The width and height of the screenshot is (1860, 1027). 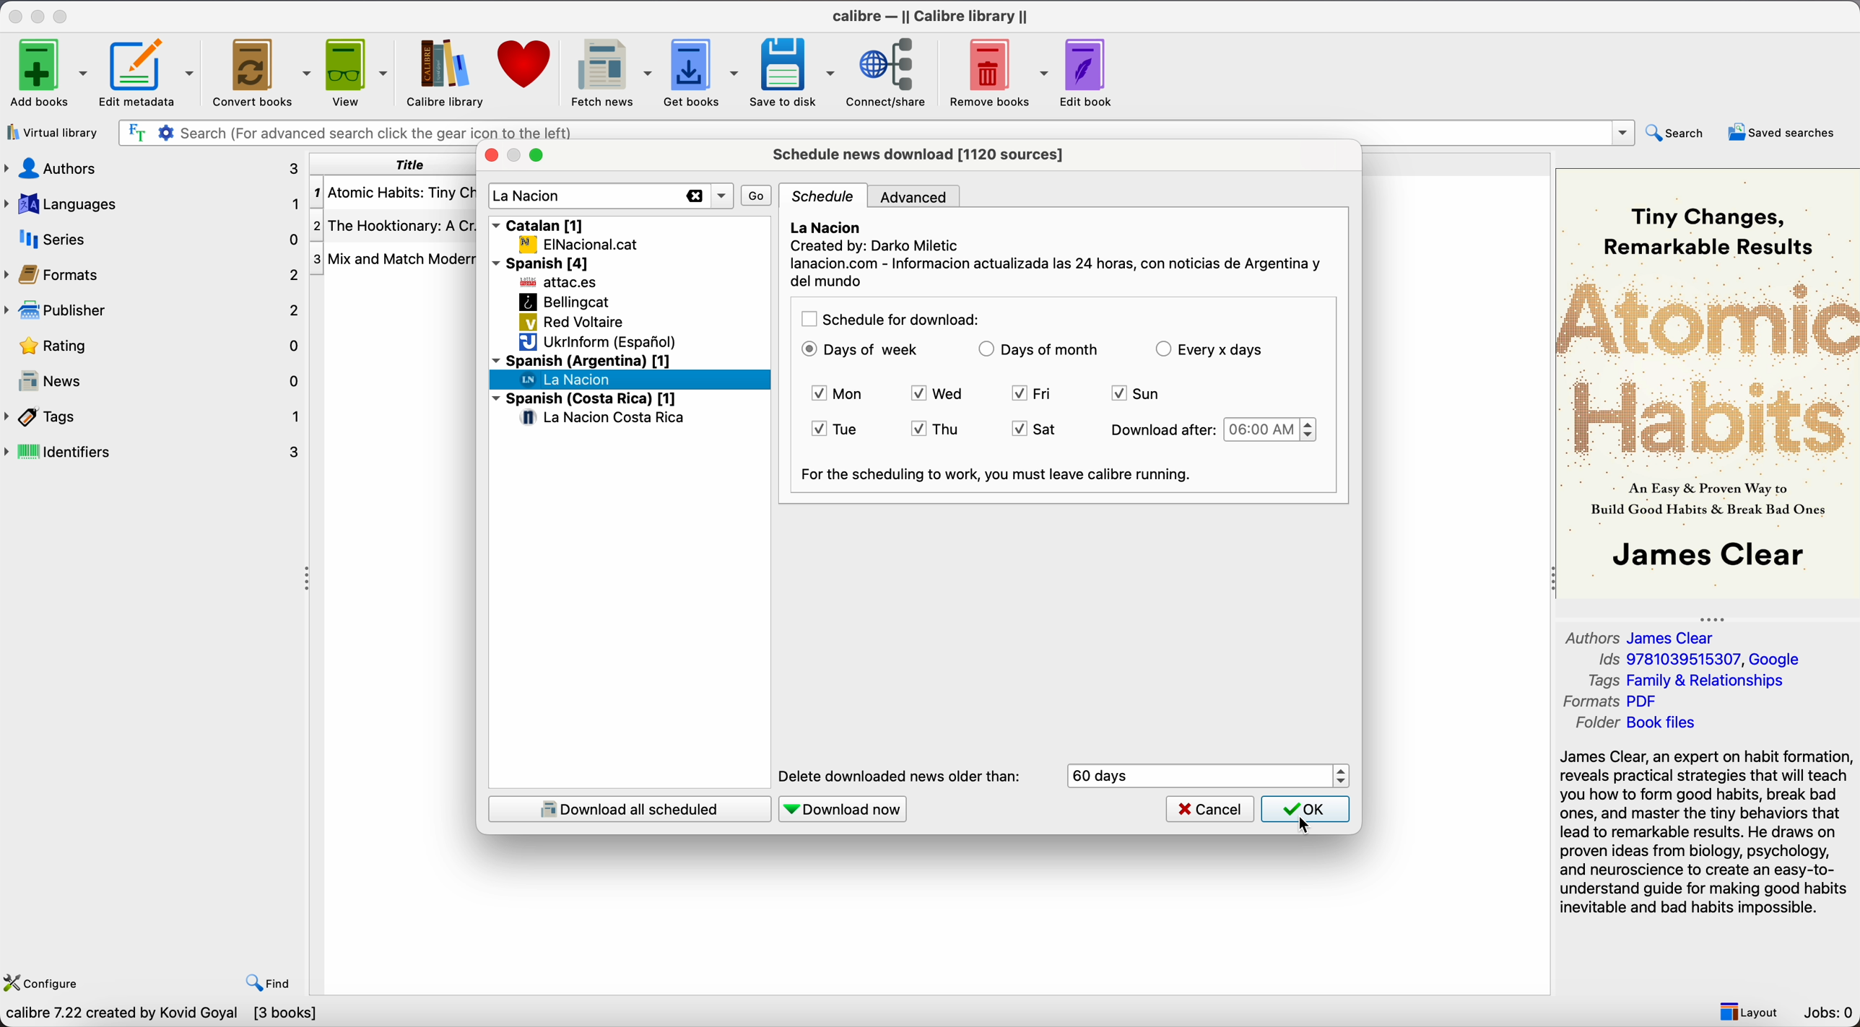 What do you see at coordinates (1038, 351) in the screenshot?
I see `days of month` at bounding box center [1038, 351].